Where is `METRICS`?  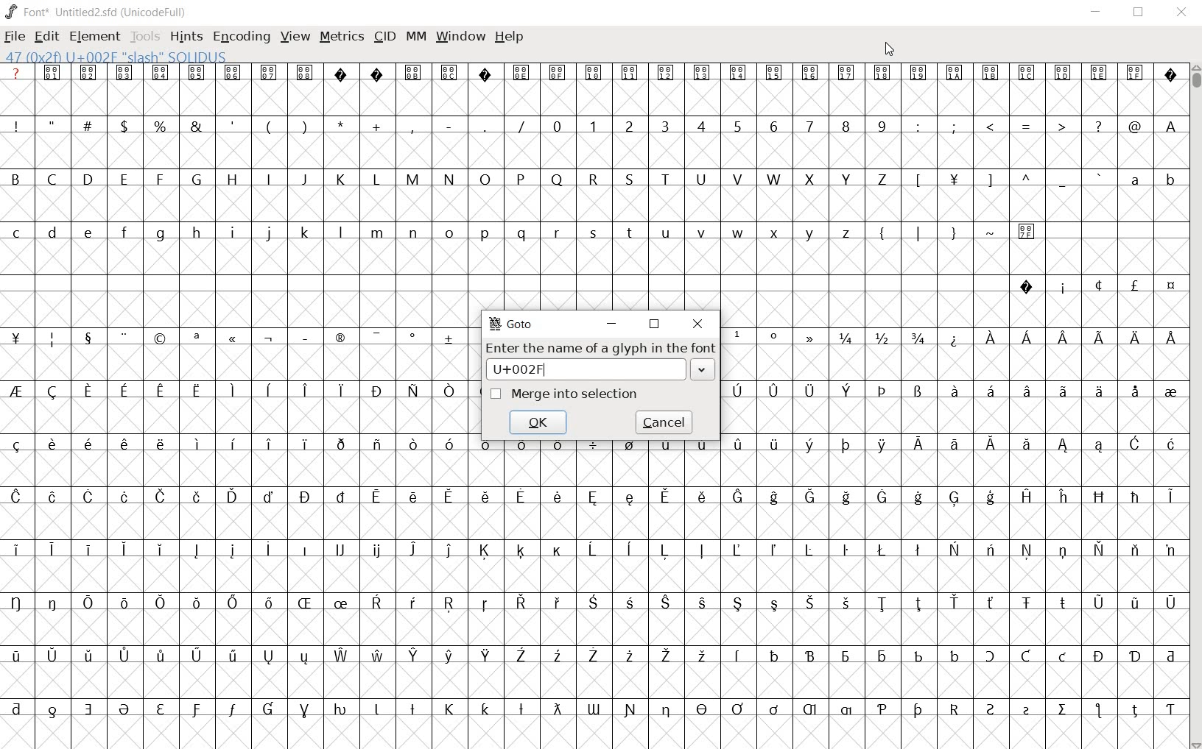 METRICS is located at coordinates (340, 39).